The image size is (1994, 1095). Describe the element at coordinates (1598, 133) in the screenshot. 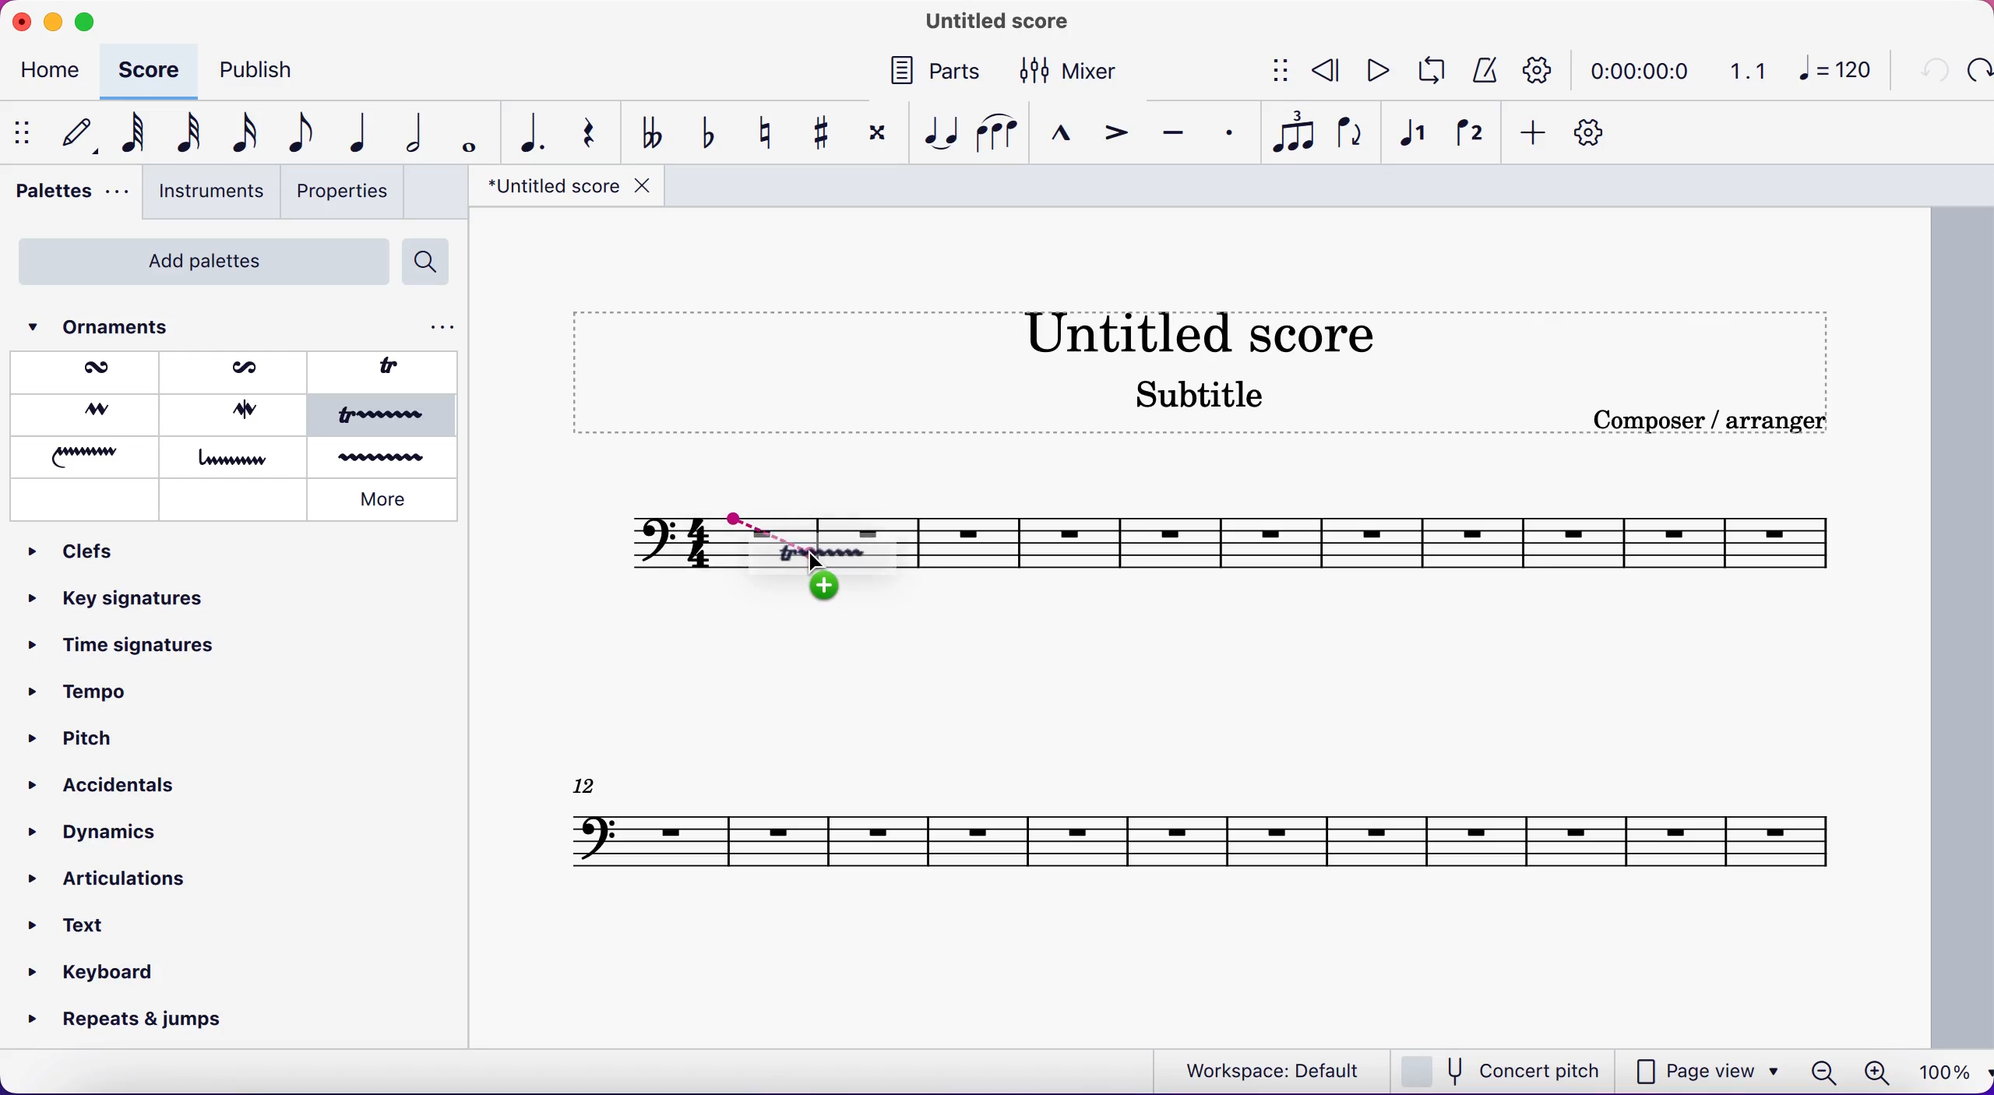

I see `customization tool` at that location.